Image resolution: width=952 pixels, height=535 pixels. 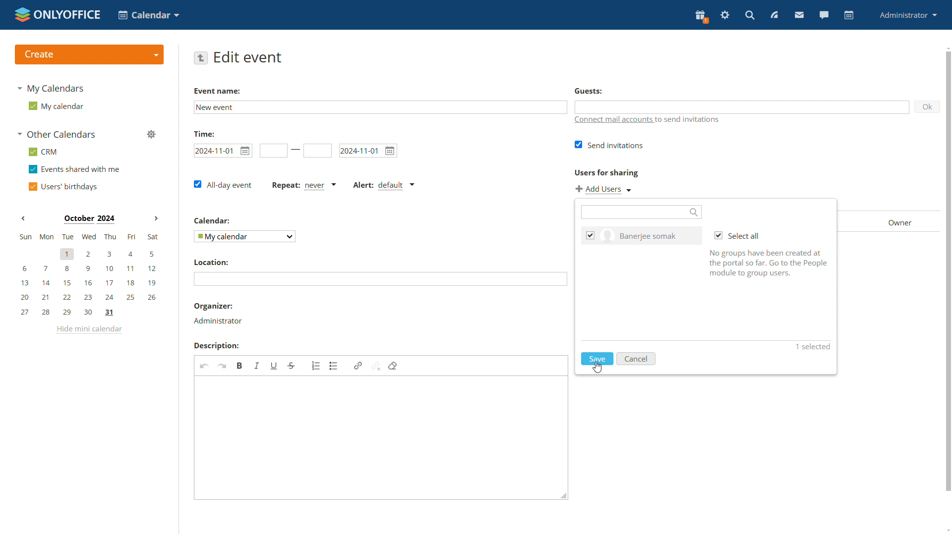 What do you see at coordinates (825, 15) in the screenshot?
I see `talk` at bounding box center [825, 15].